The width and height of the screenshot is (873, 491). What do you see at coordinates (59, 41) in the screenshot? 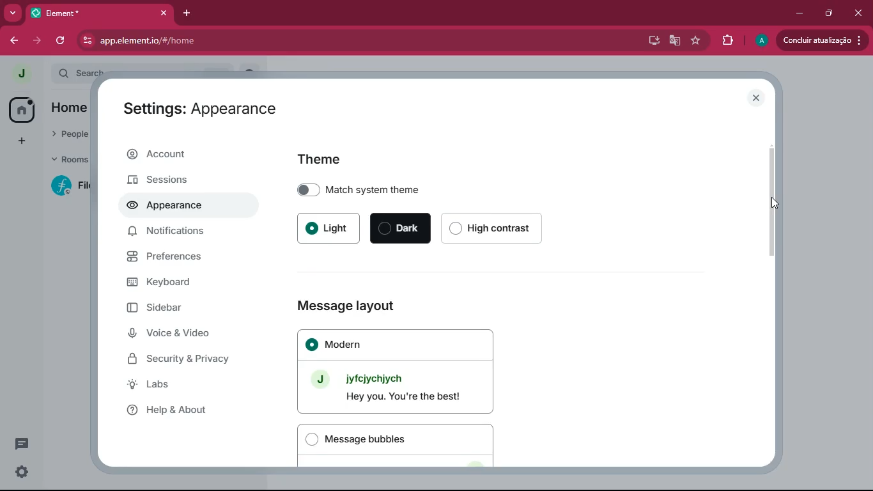
I see `refresh` at bounding box center [59, 41].